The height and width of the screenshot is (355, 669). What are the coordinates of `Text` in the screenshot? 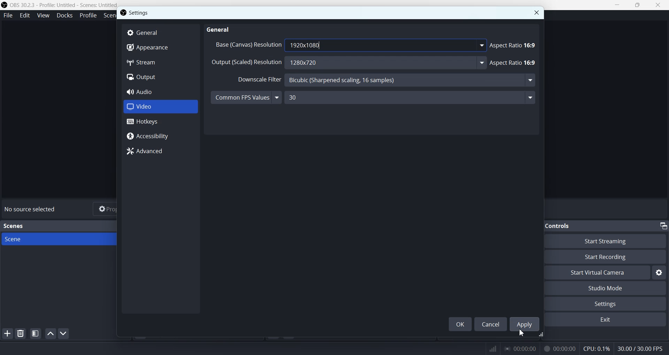 It's located at (563, 226).